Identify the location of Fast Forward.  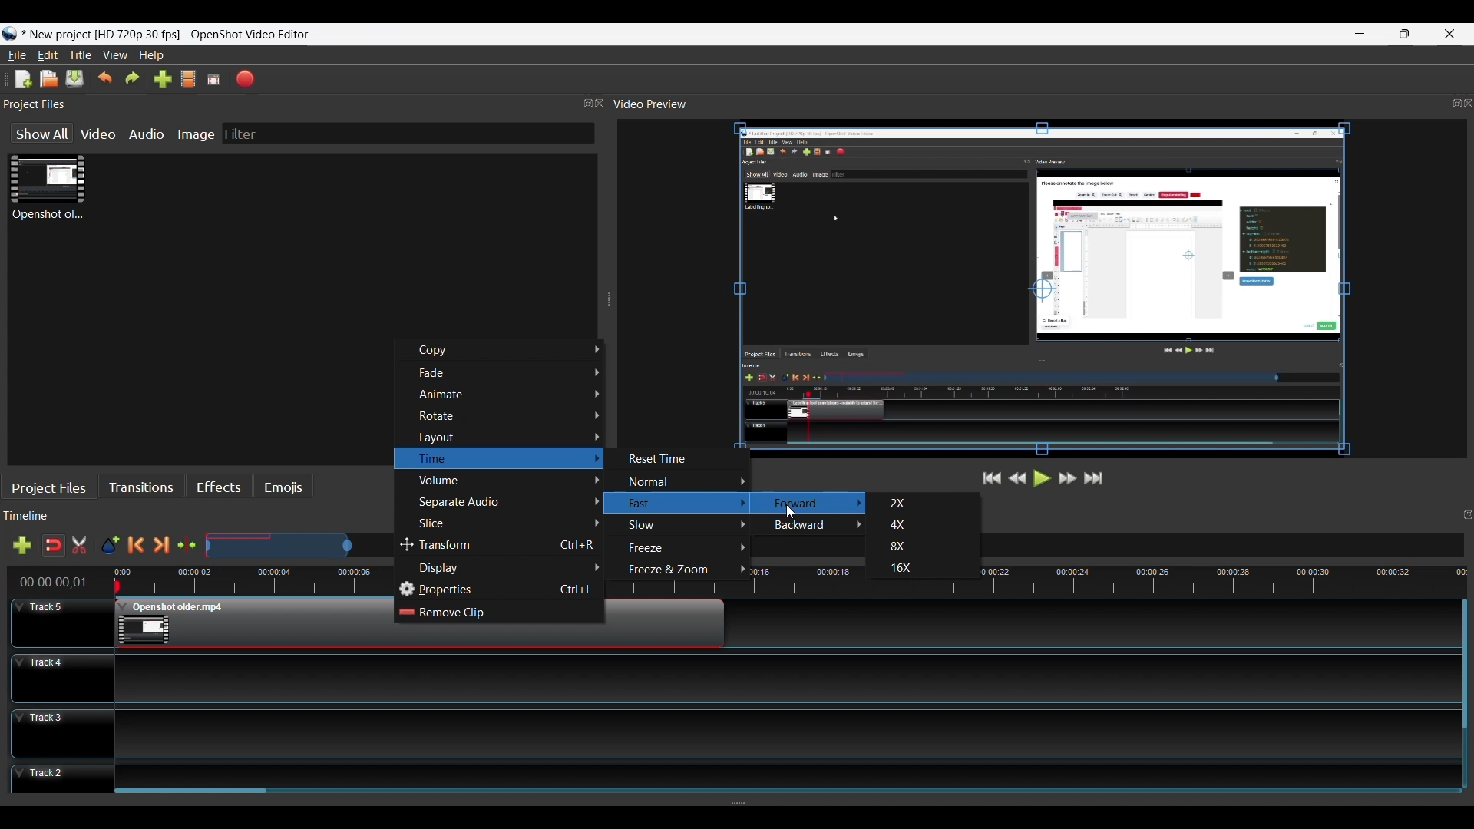
(1065, 478).